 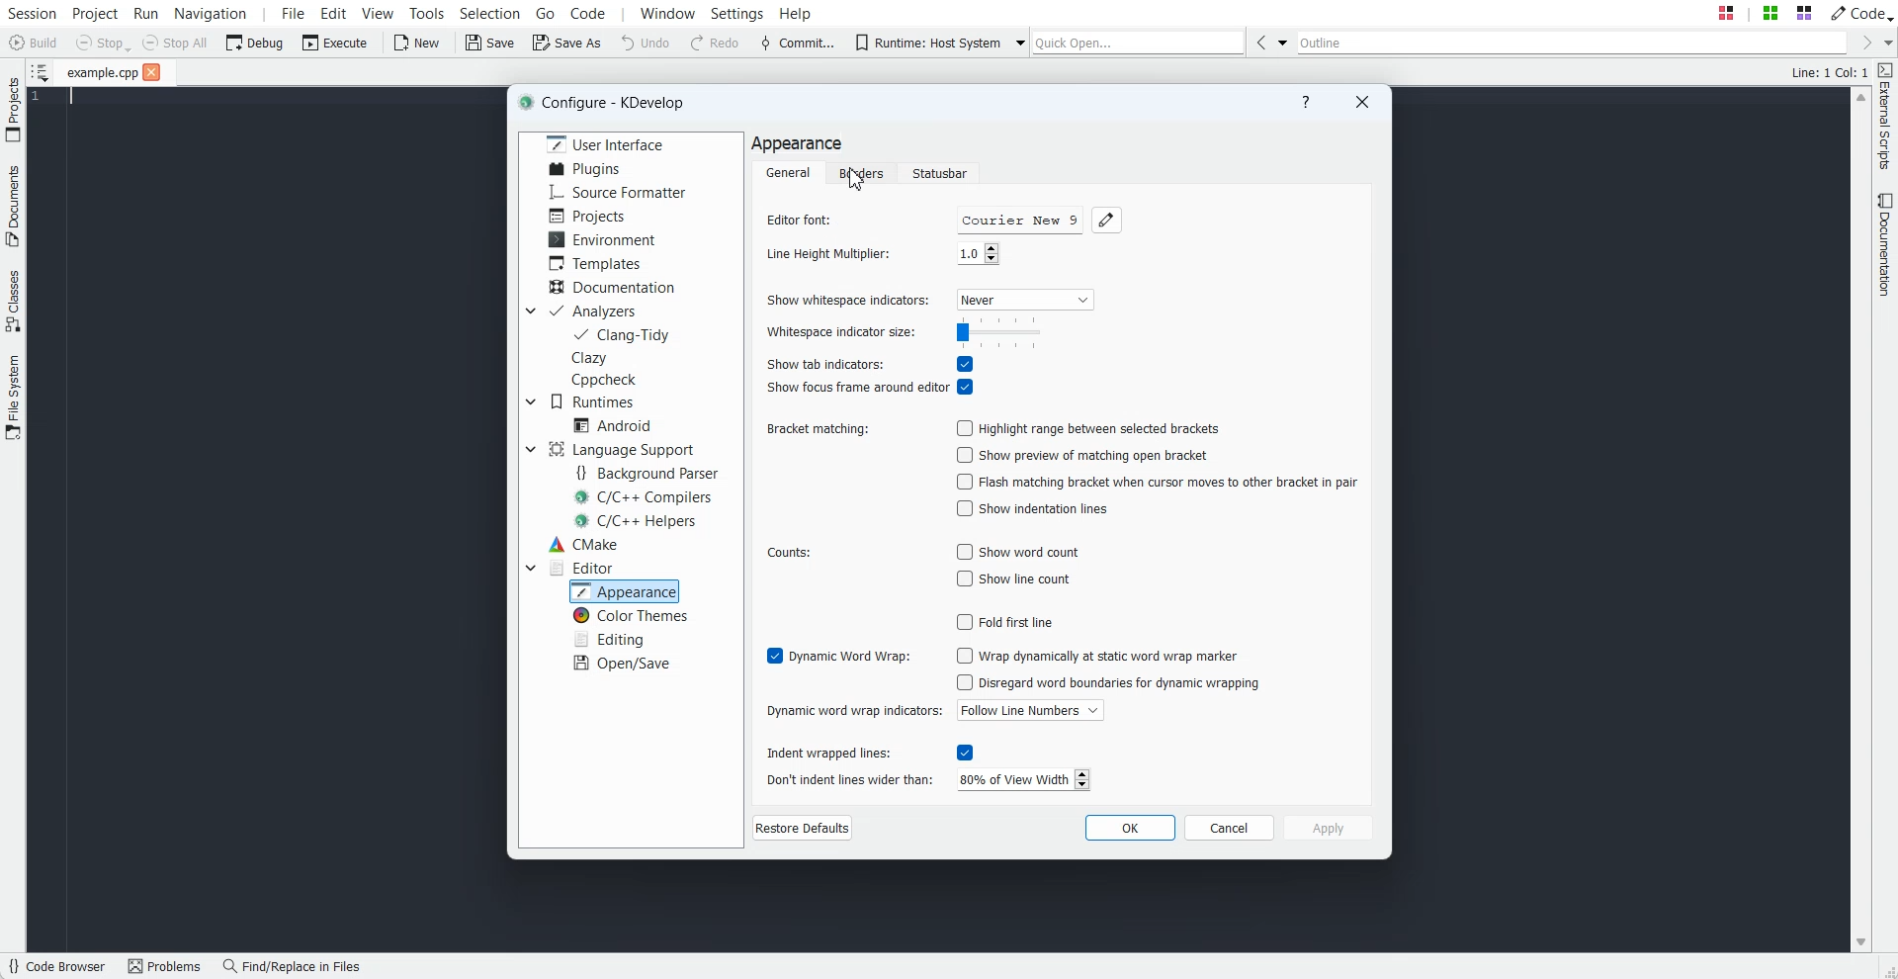 What do you see at coordinates (789, 552) in the screenshot?
I see `Counts` at bounding box center [789, 552].